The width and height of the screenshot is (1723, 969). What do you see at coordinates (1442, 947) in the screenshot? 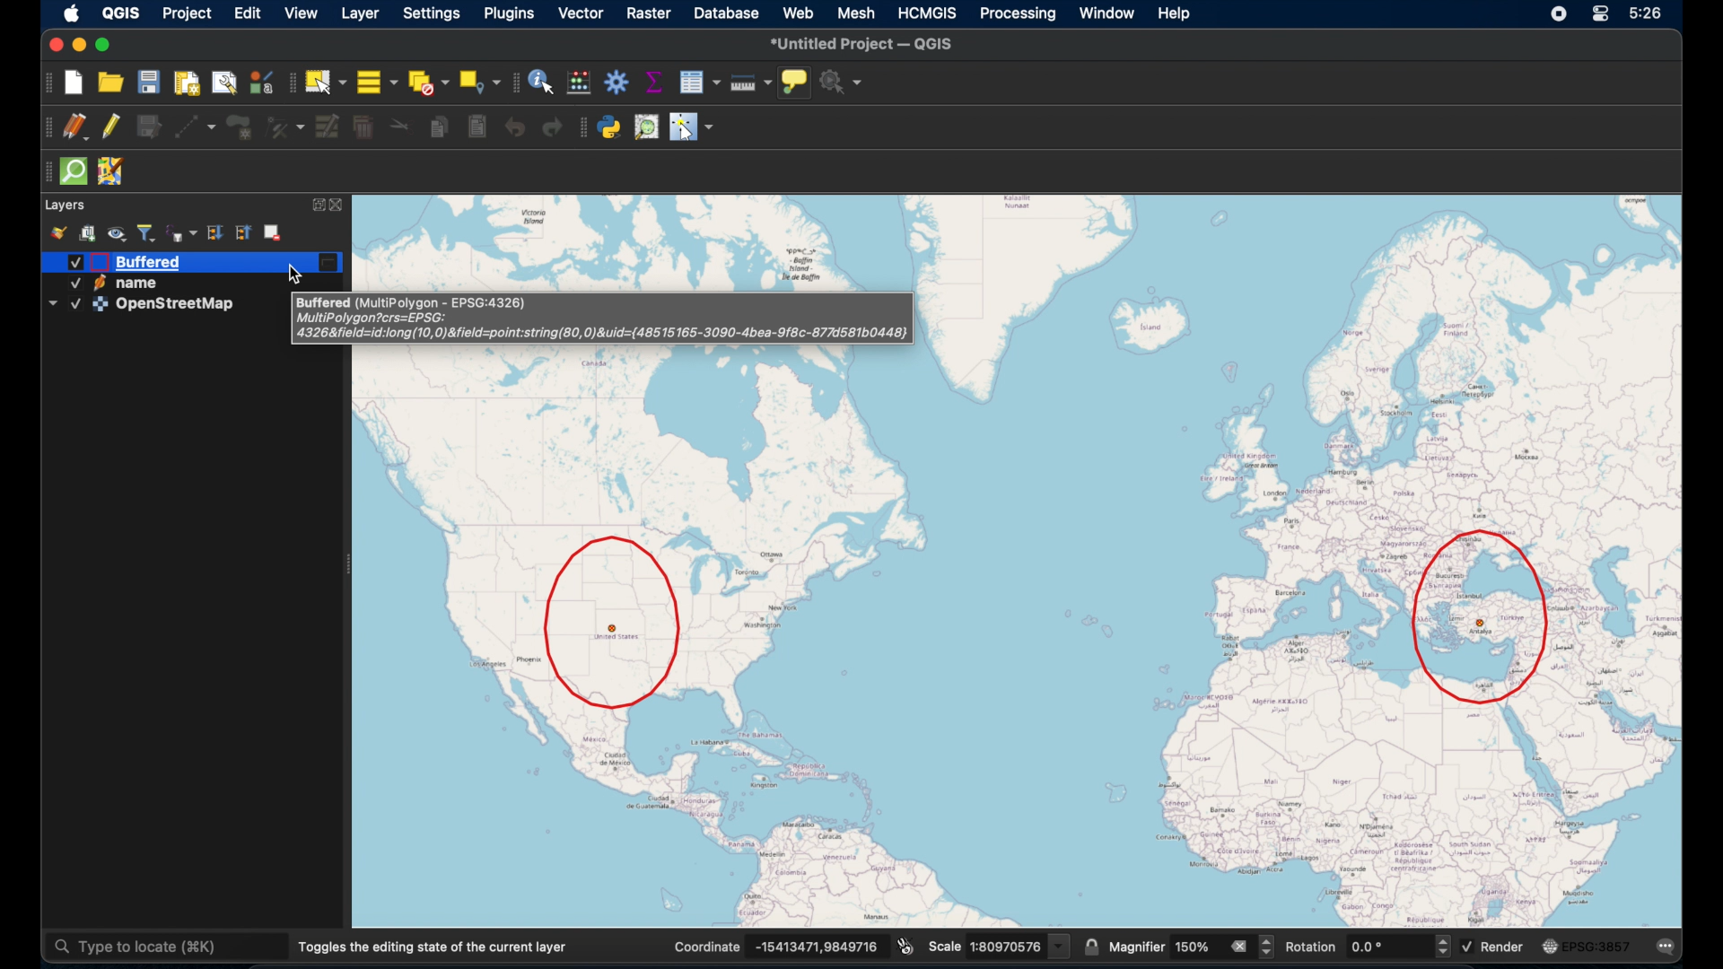
I see `increase or decrease rotation value` at bounding box center [1442, 947].